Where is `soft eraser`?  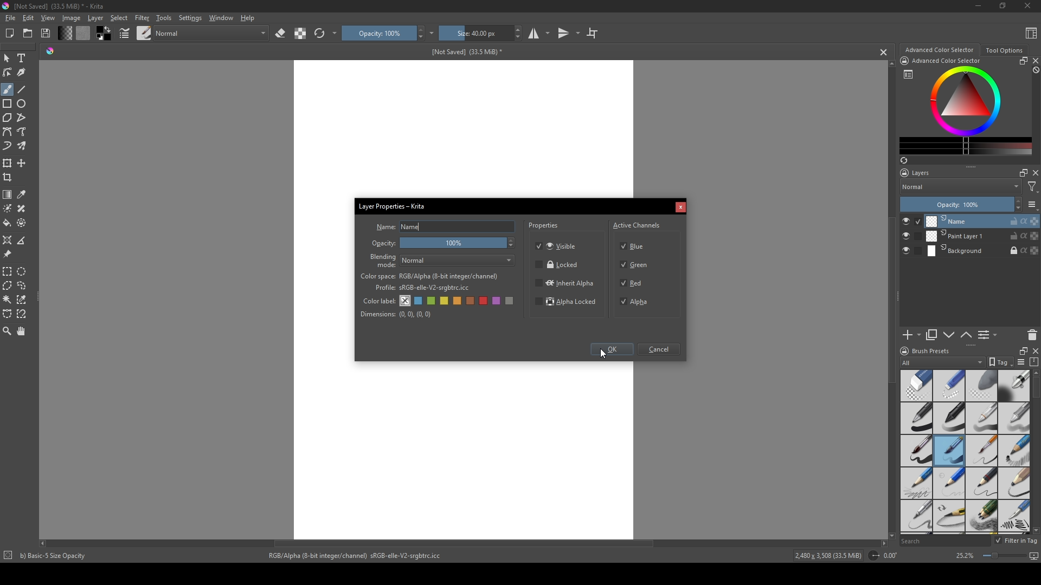
soft eraser is located at coordinates (982, 385).